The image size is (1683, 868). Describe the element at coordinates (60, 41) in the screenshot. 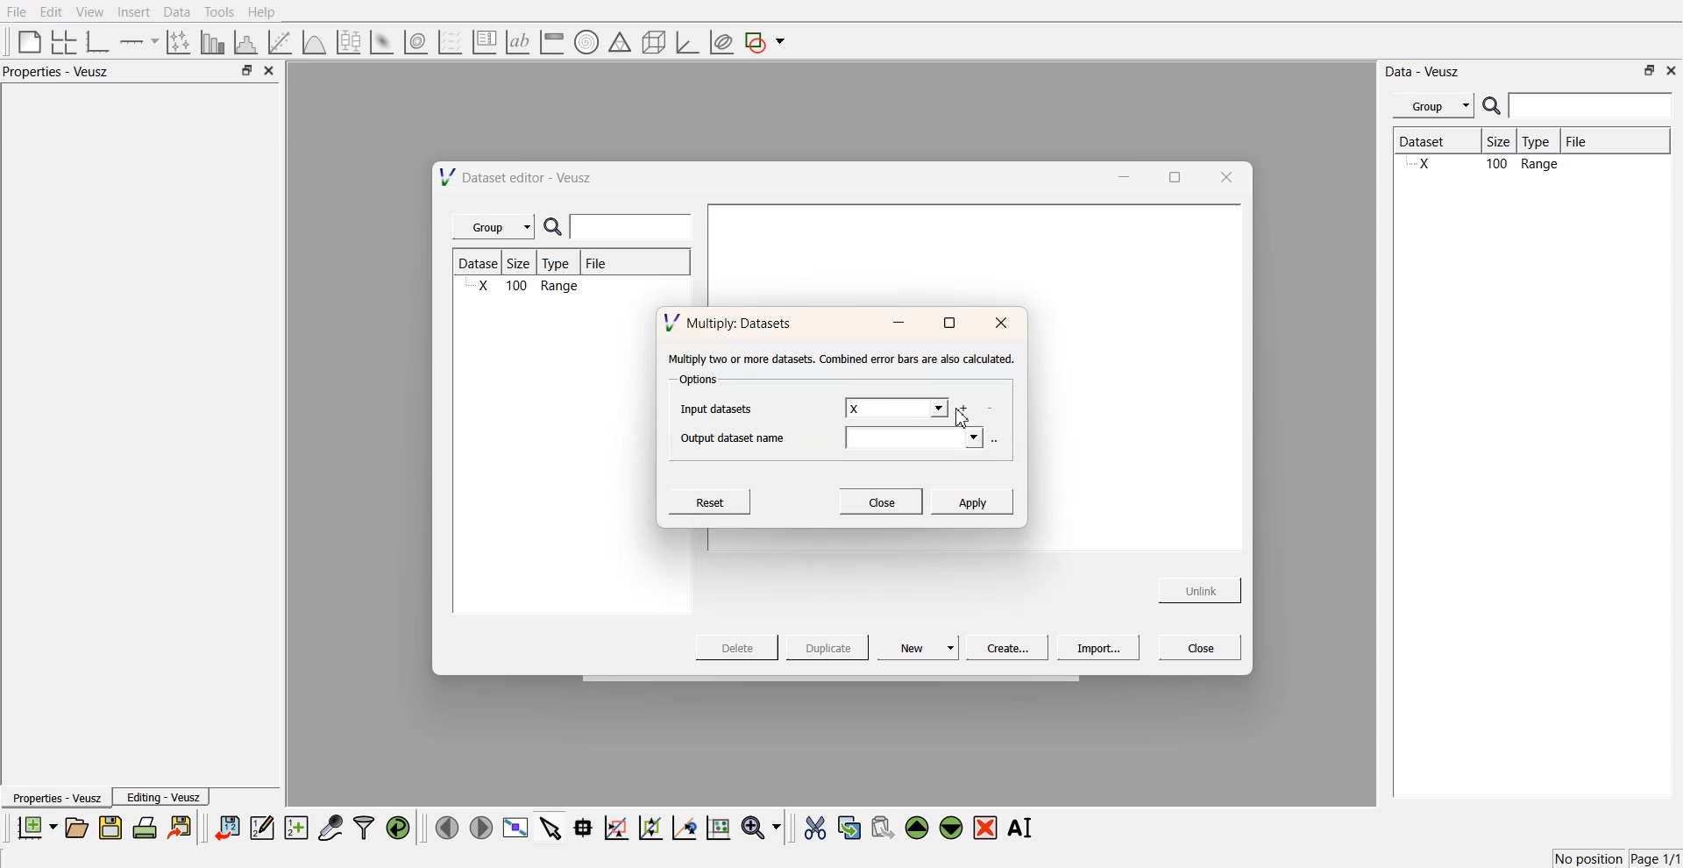

I see `arrange graphs` at that location.